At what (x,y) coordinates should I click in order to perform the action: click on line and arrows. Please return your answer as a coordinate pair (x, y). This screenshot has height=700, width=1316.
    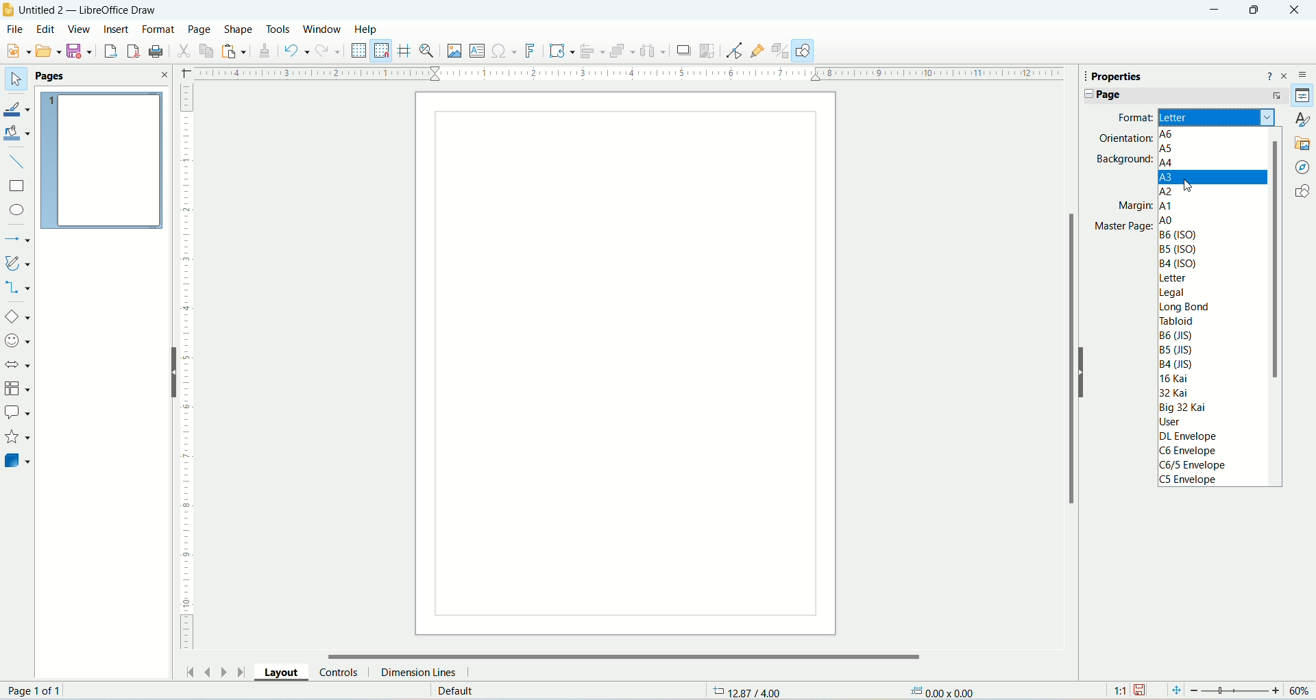
    Looking at the image, I should click on (17, 238).